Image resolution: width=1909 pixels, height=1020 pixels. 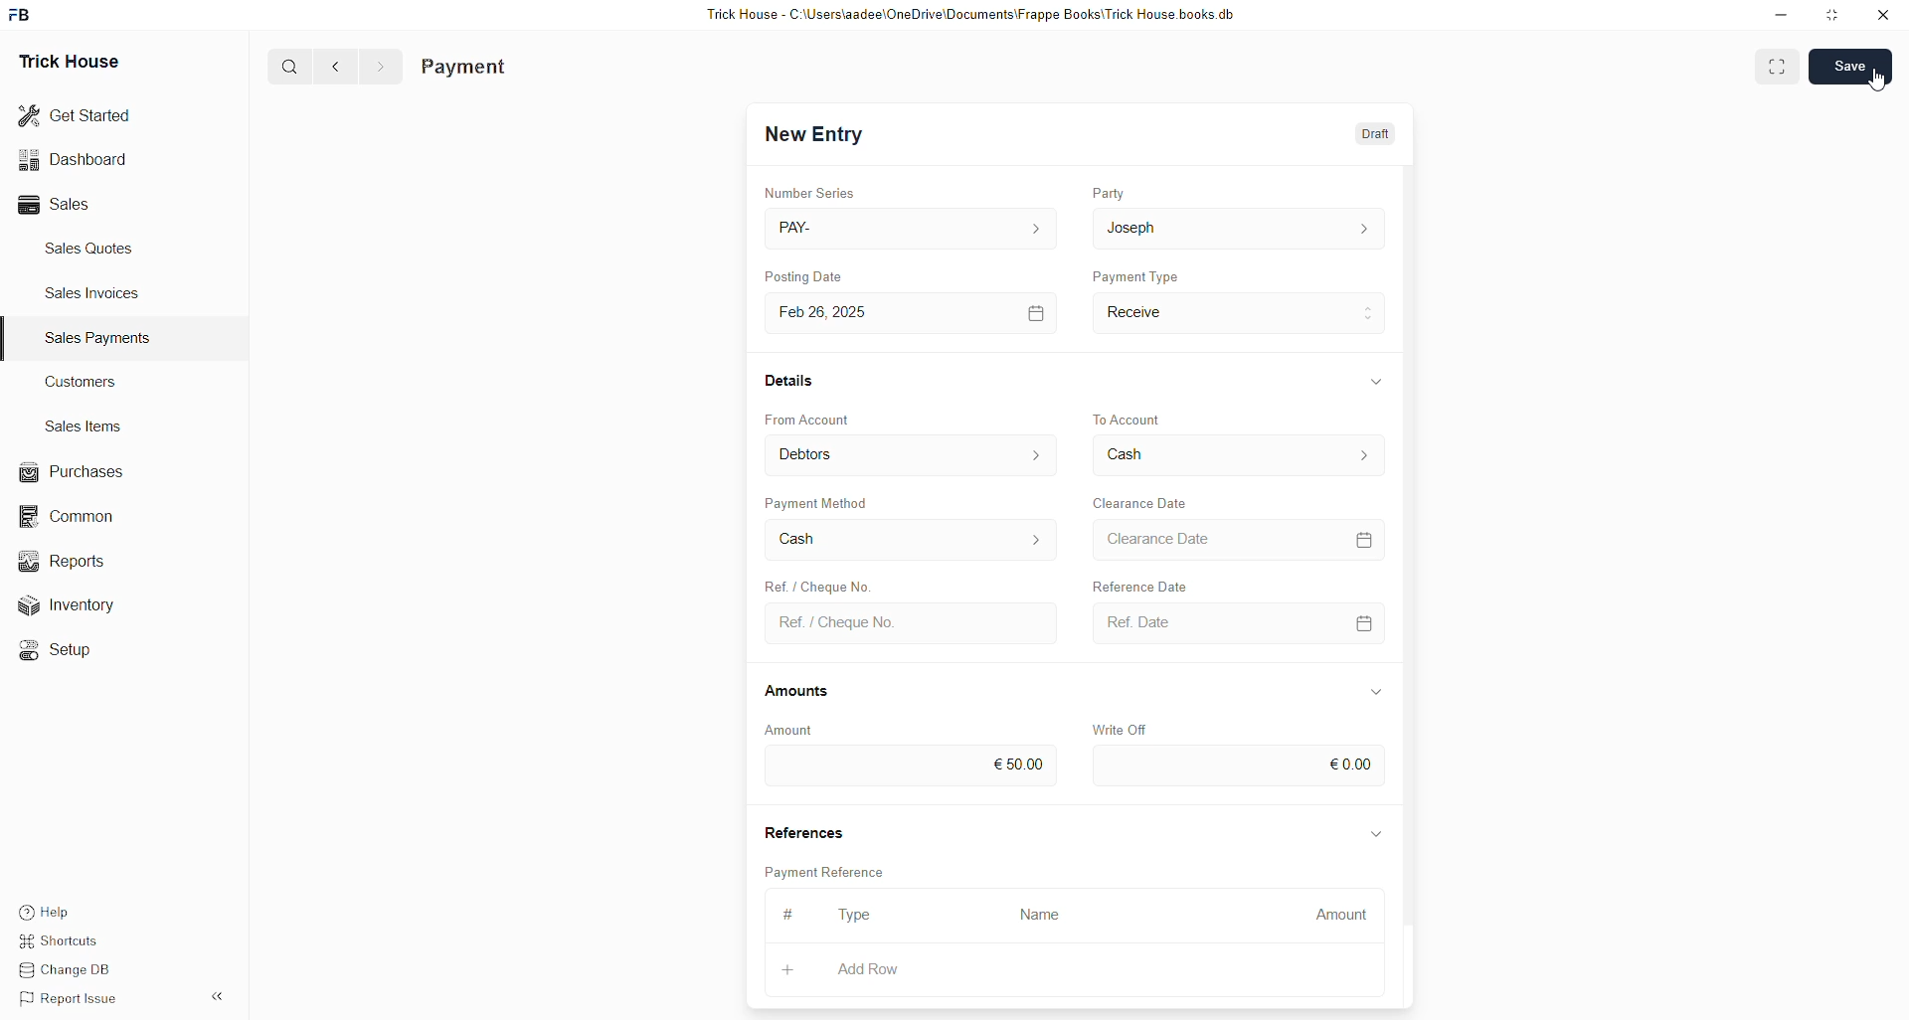 I want to click on Save, so click(x=1849, y=66).